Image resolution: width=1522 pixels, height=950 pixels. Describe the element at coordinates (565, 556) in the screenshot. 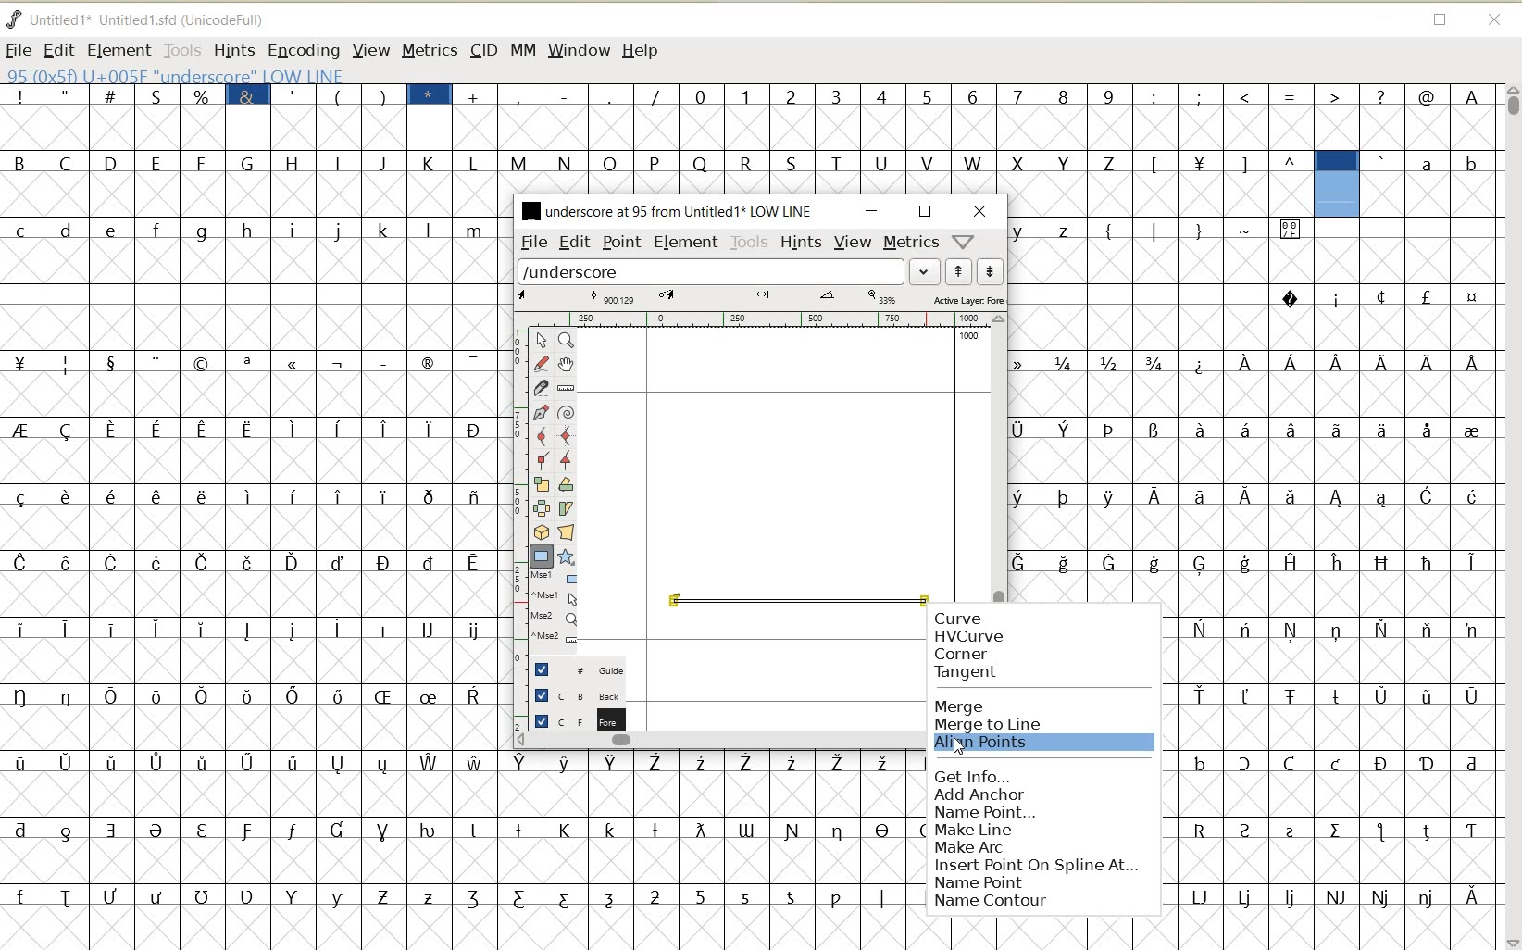

I see `polygon or star` at that location.